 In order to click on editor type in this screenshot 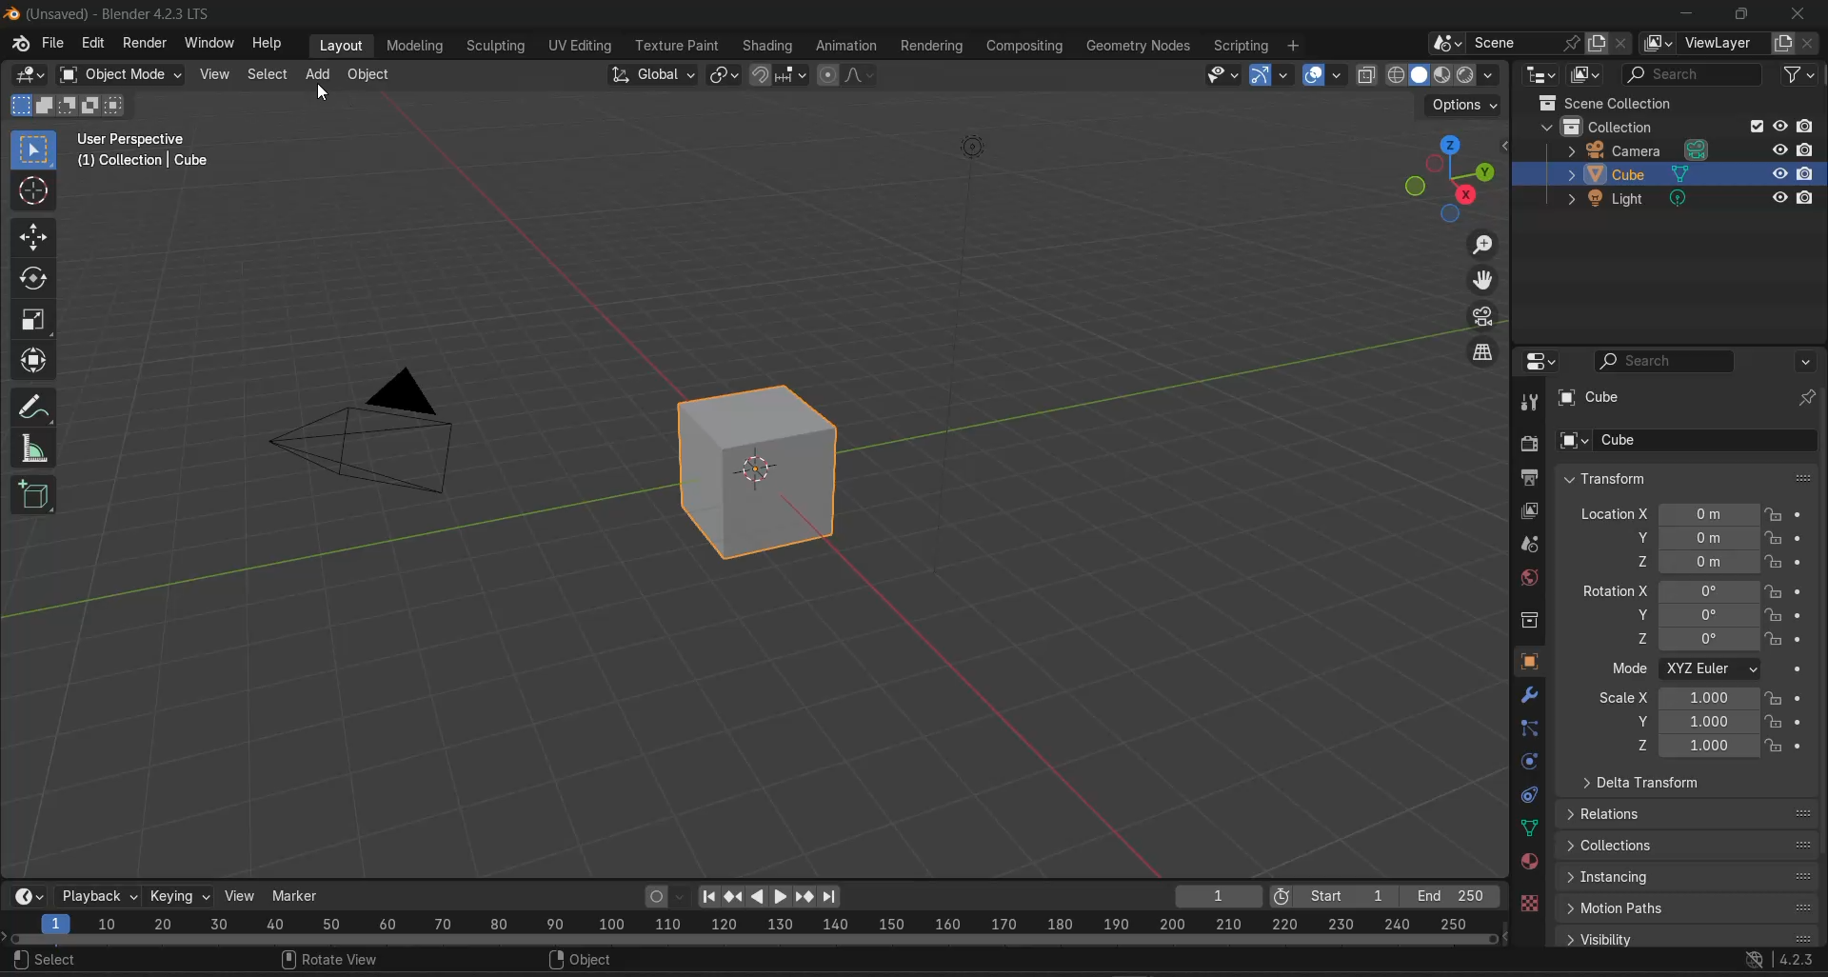, I will do `click(1542, 361)`.